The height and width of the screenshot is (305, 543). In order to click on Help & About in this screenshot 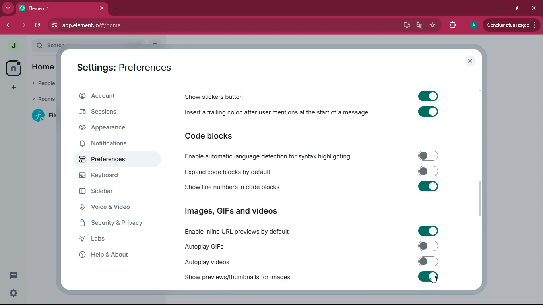, I will do `click(114, 254)`.